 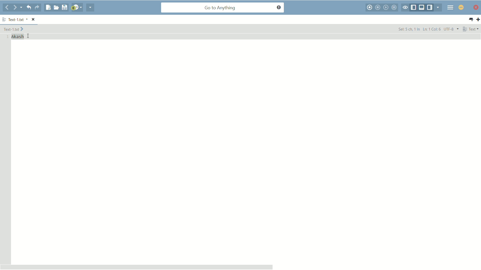 I want to click on line number, so click(x=7, y=37).